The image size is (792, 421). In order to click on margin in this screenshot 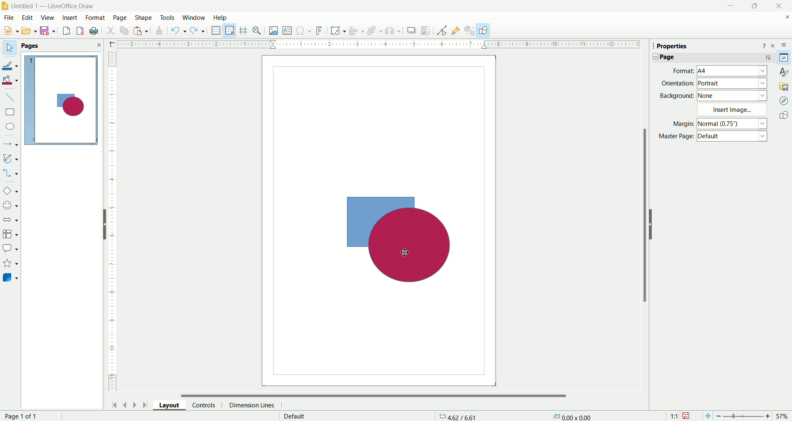, I will do `click(719, 125)`.